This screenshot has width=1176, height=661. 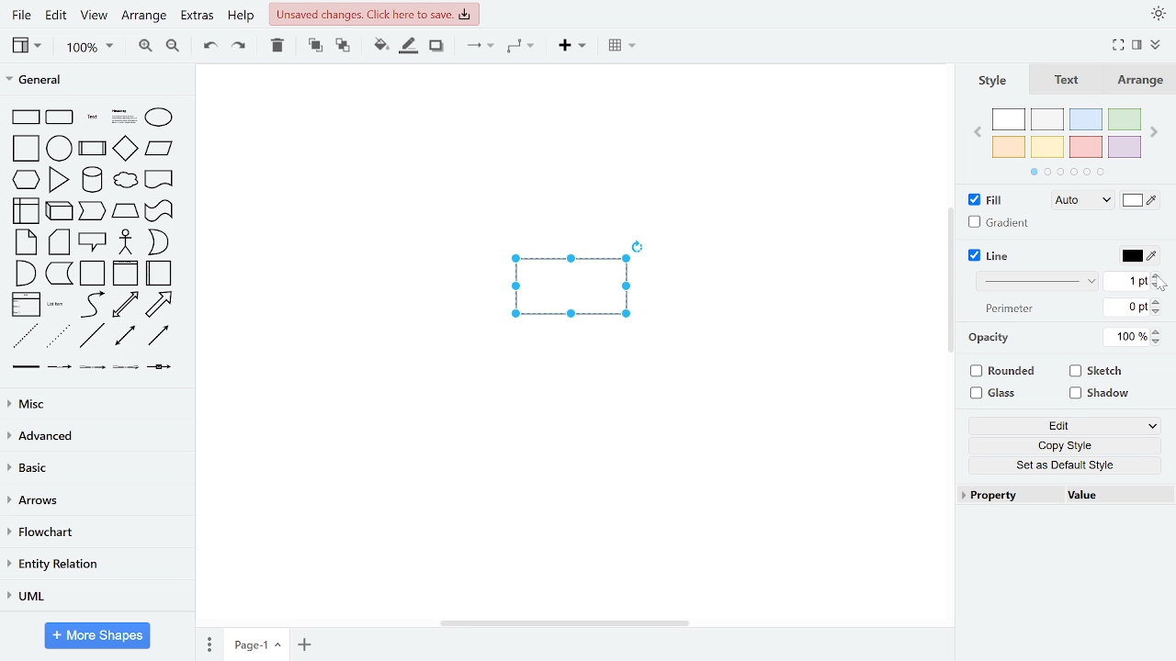 What do you see at coordinates (59, 211) in the screenshot?
I see `general shapes` at bounding box center [59, 211].